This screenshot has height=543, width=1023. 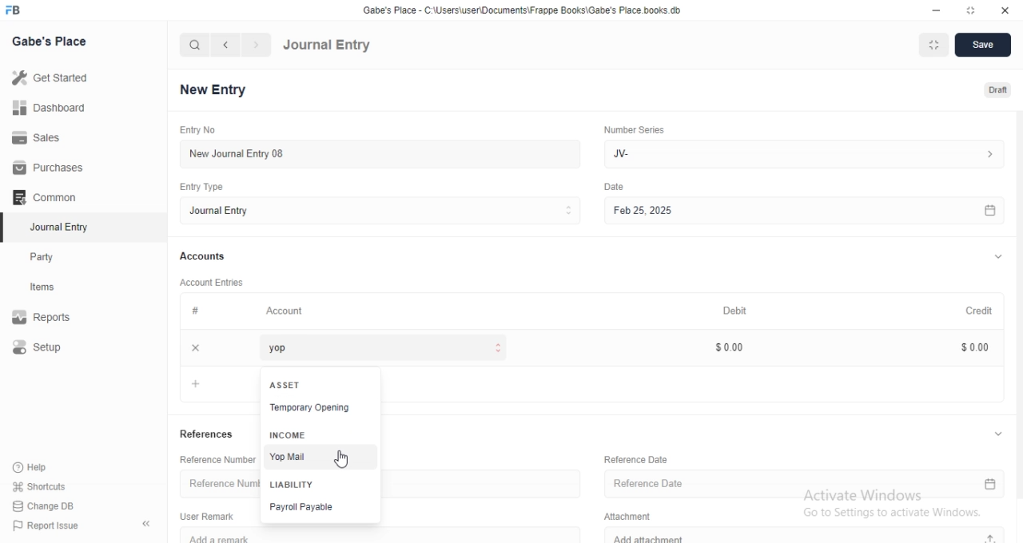 I want to click on Reference Date, so click(x=634, y=458).